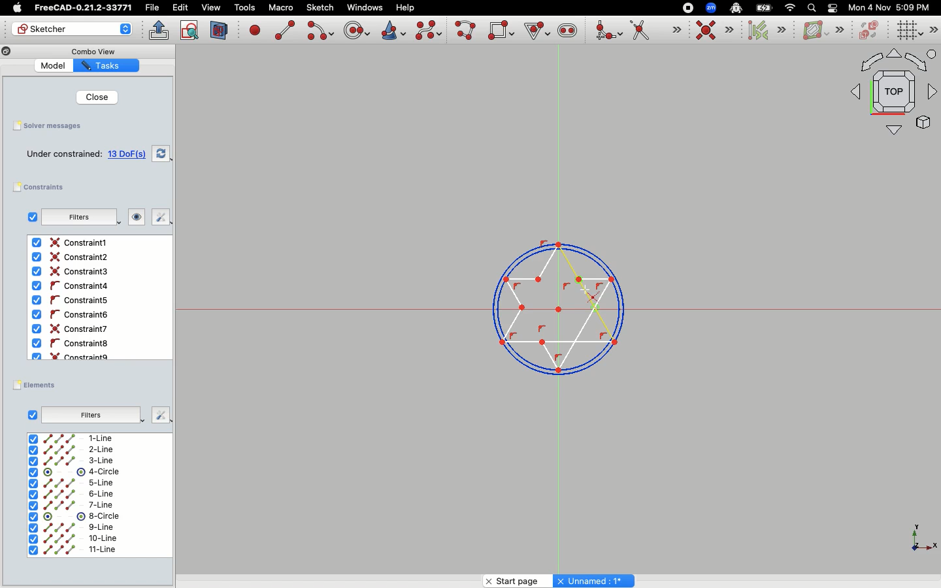  I want to click on 2-Line, so click(80, 449).